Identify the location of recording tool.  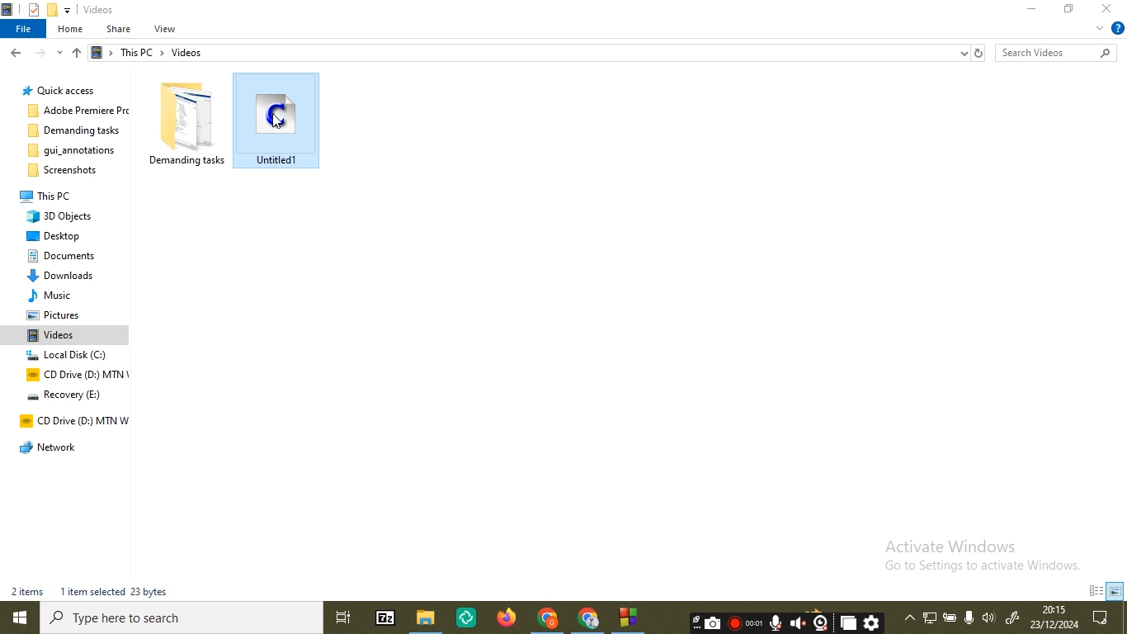
(783, 623).